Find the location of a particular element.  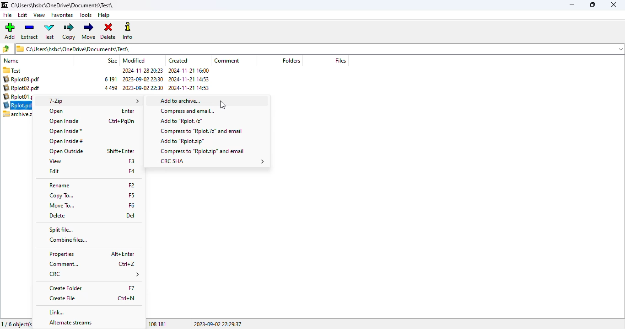

shortcut for properties is located at coordinates (123, 254).